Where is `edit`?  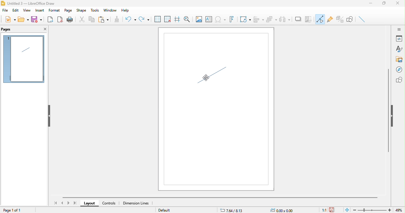 edit is located at coordinates (16, 11).